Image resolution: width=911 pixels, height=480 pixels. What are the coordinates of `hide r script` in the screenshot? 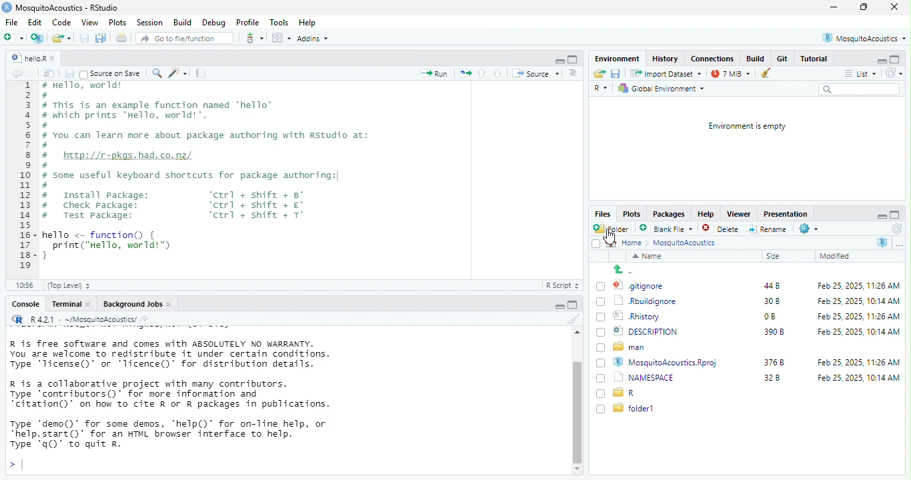 It's located at (882, 60).